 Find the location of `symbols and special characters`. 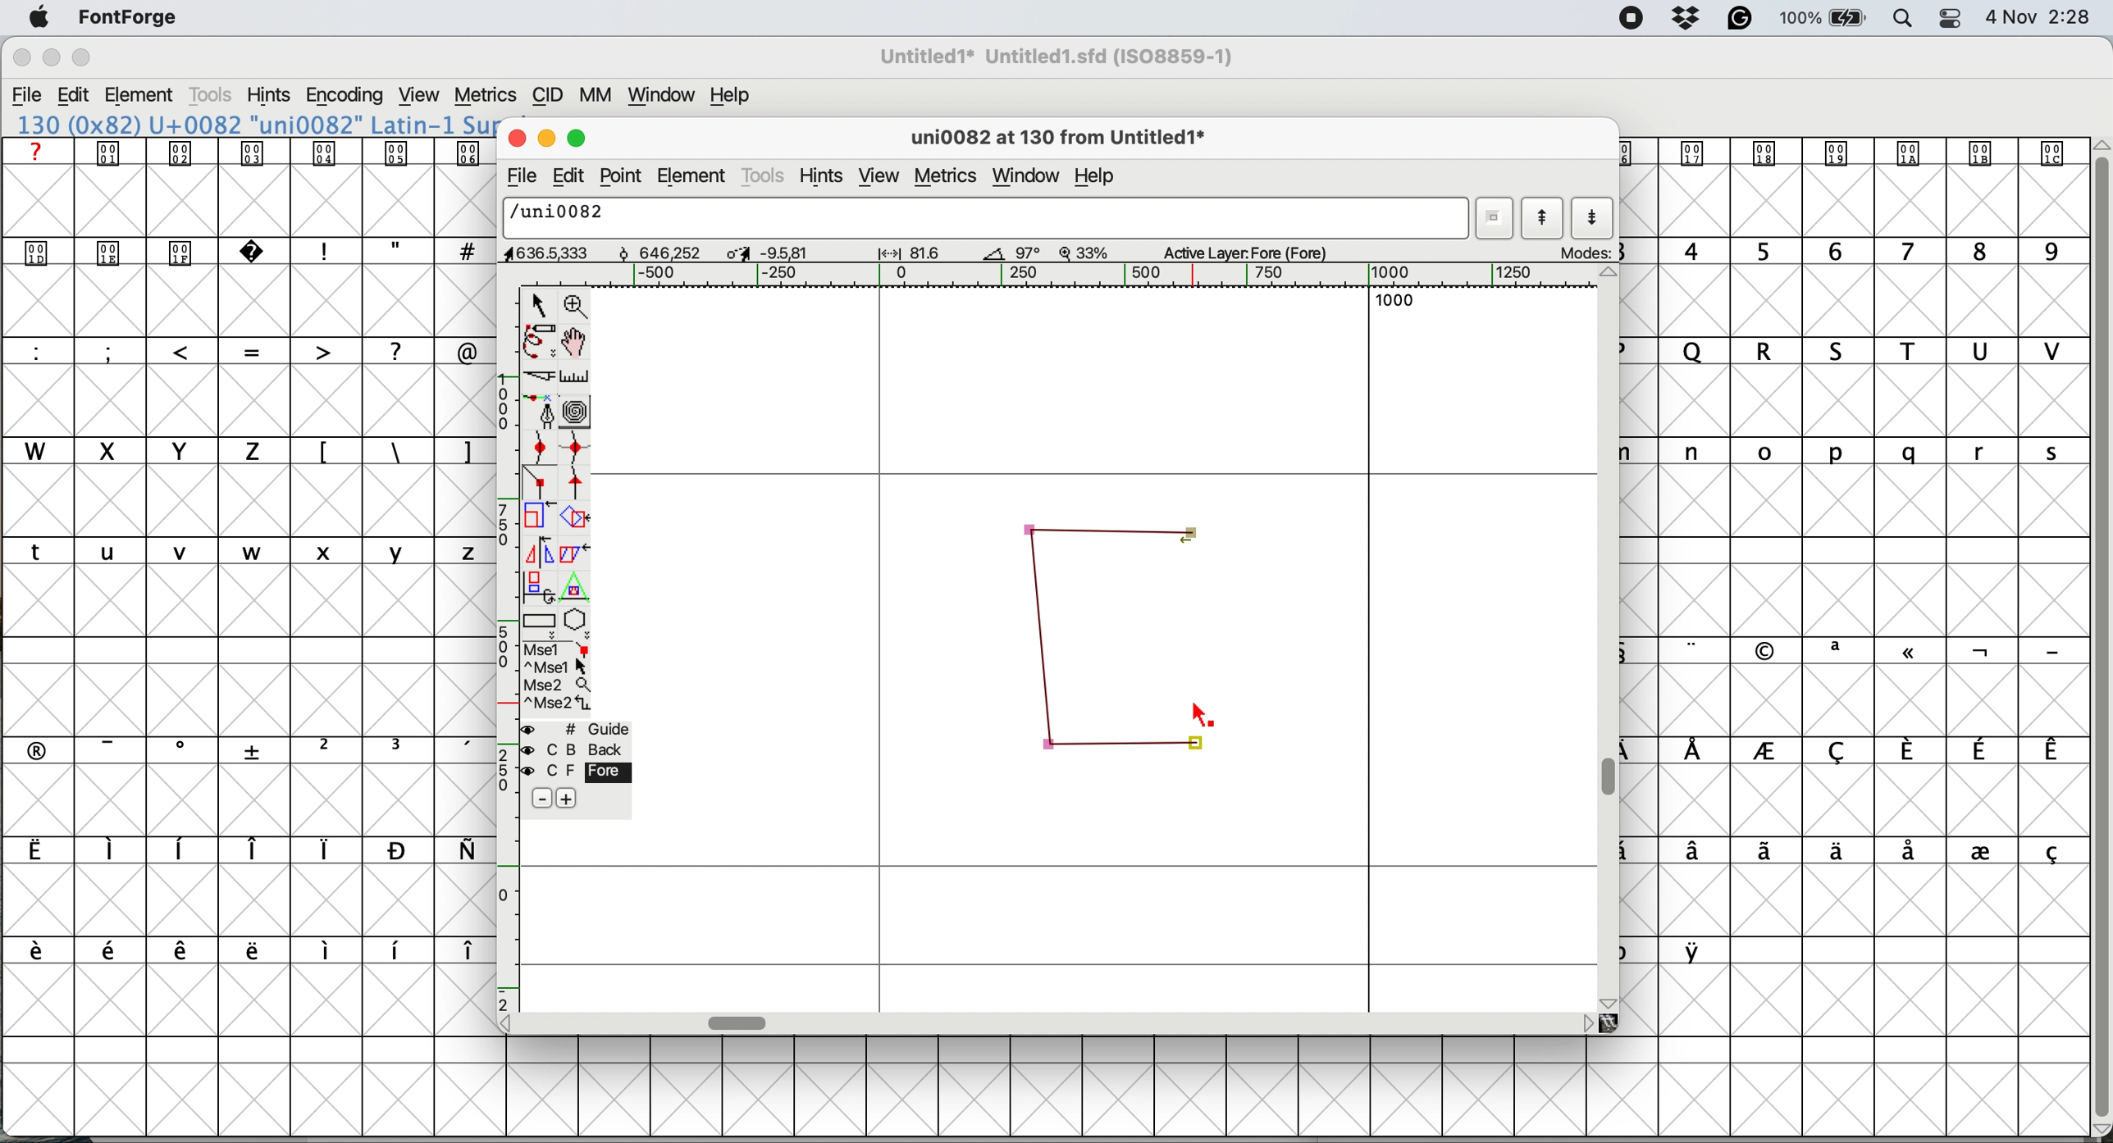

symbols and special characters is located at coordinates (261, 253).